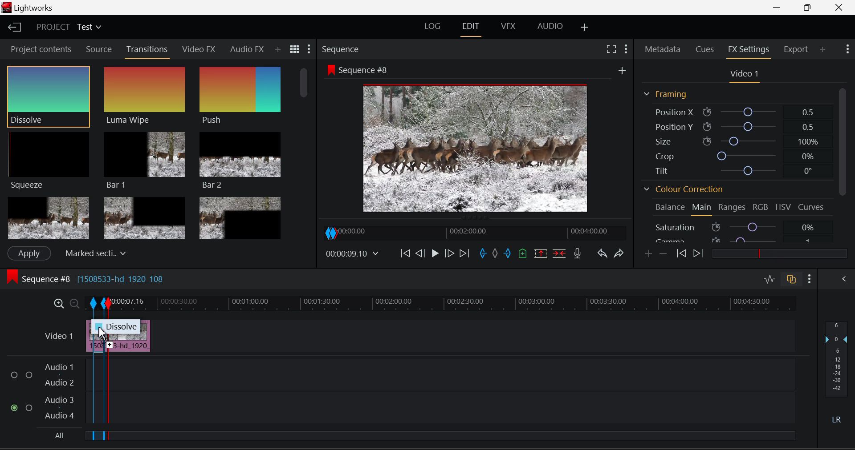 The width and height of the screenshot is (855, 450). What do you see at coordinates (405, 254) in the screenshot?
I see `To start` at bounding box center [405, 254].